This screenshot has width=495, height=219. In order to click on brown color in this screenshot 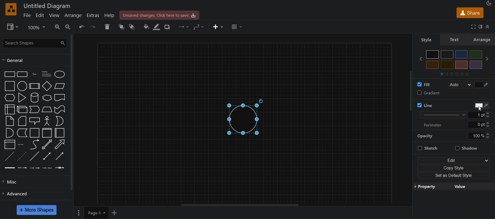, I will do `click(461, 65)`.